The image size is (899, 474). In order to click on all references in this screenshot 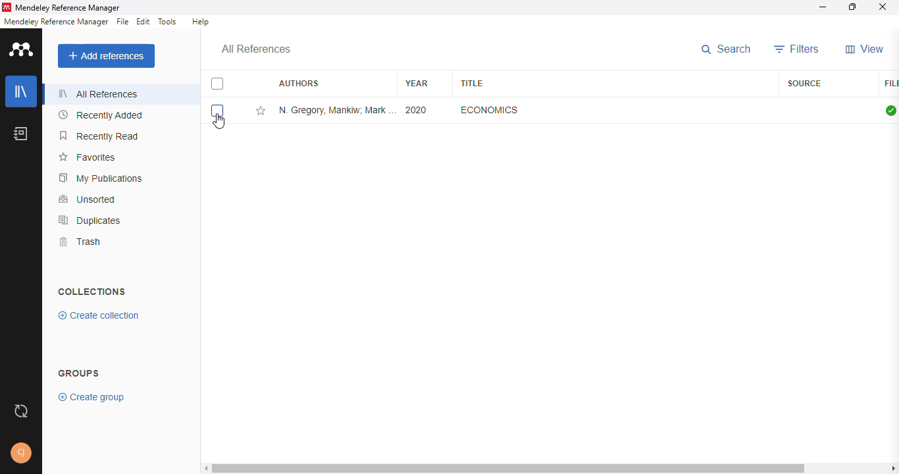, I will do `click(256, 49)`.